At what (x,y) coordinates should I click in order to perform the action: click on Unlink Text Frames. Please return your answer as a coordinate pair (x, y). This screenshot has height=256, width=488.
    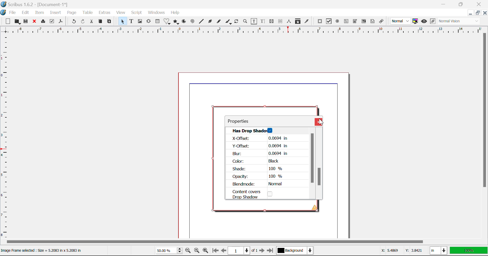
    Looking at the image, I should click on (281, 21).